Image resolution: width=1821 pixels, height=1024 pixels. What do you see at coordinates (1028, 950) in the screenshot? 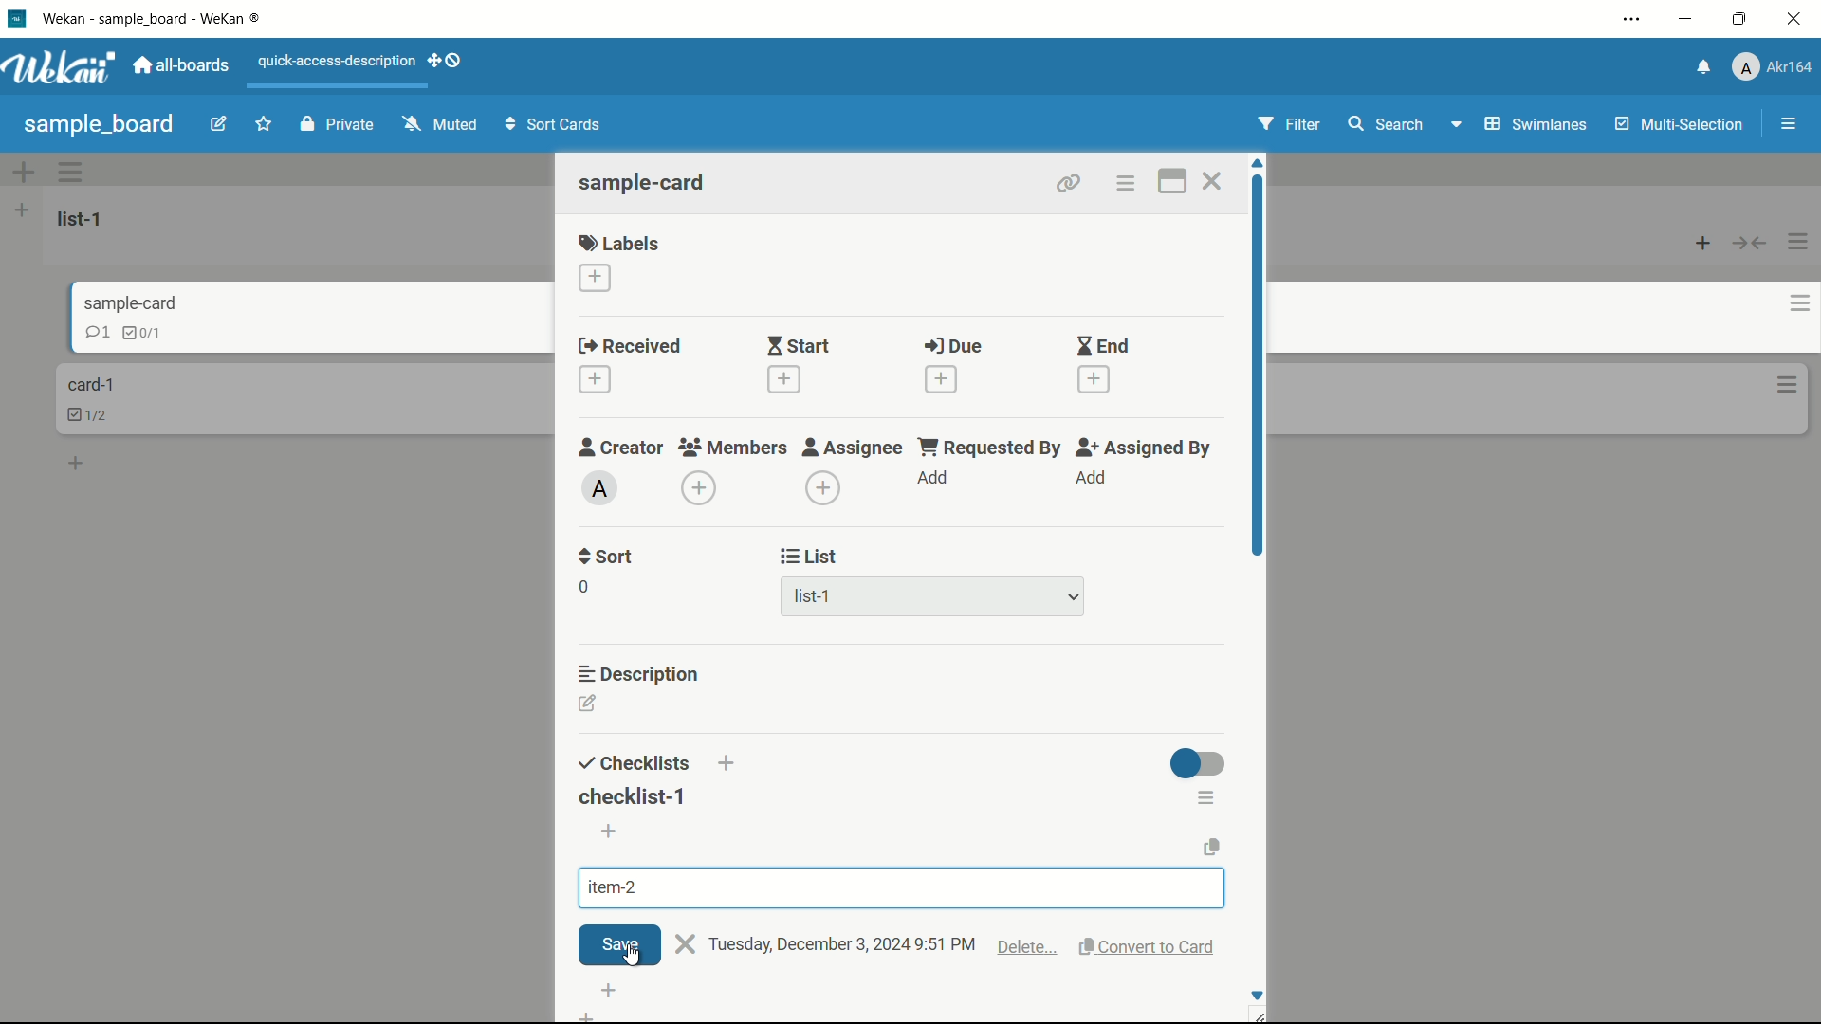
I see `delete` at bounding box center [1028, 950].